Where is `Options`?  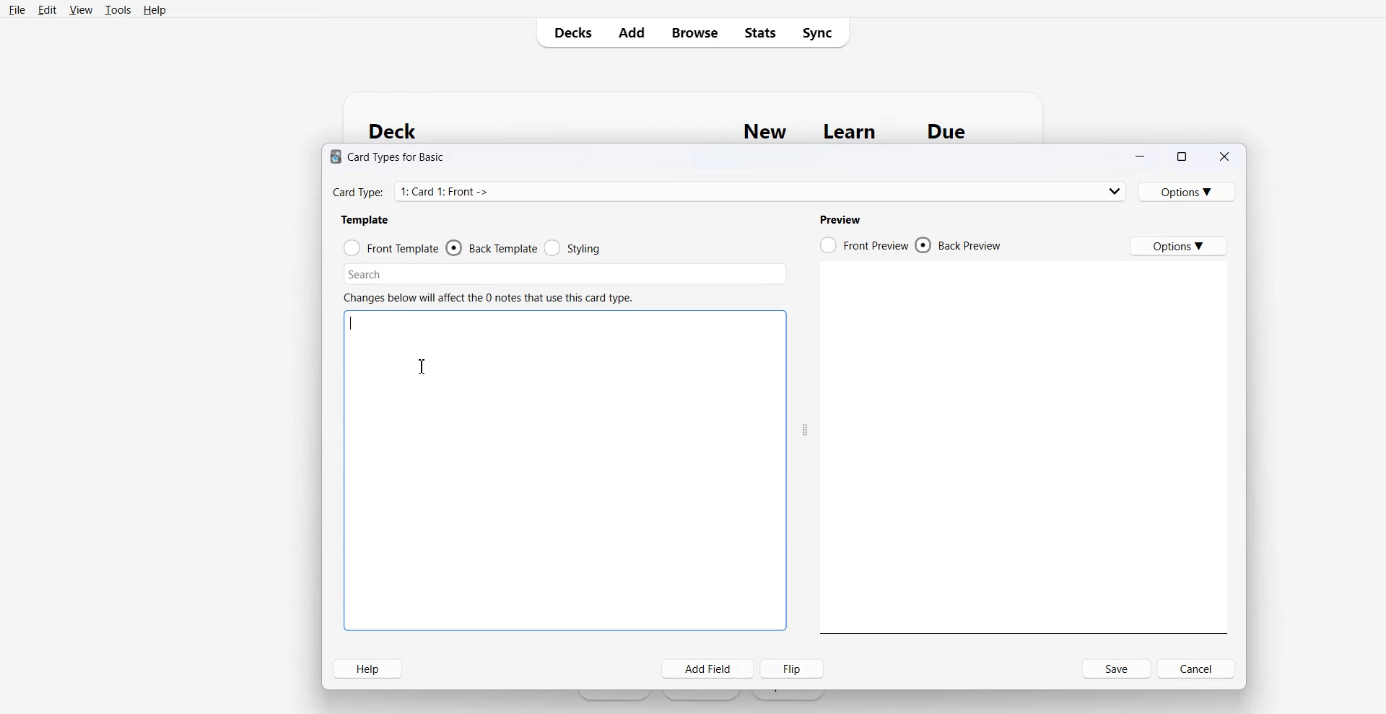
Options is located at coordinates (1187, 192).